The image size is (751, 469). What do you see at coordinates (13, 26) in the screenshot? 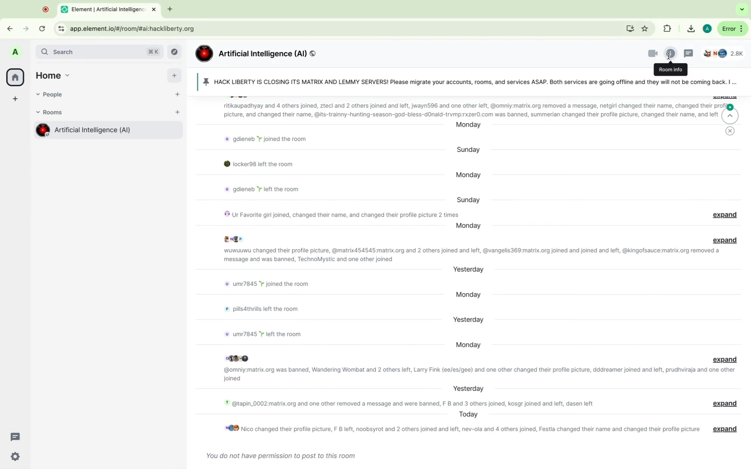
I see `back` at bounding box center [13, 26].